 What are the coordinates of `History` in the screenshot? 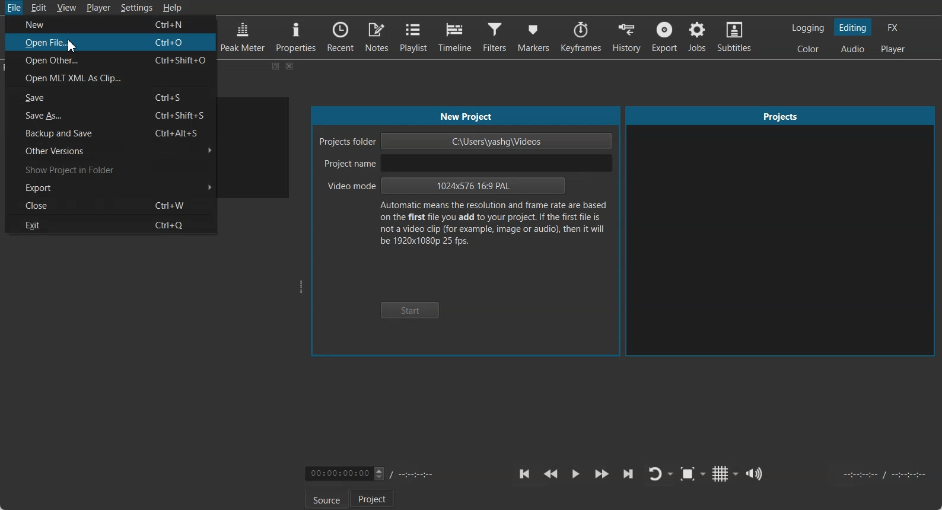 It's located at (626, 37).